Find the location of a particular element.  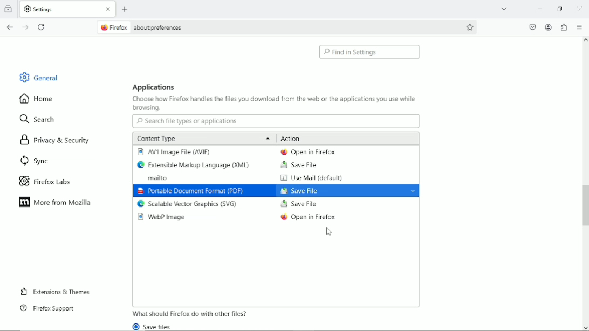

Portable Document File is located at coordinates (190, 191).